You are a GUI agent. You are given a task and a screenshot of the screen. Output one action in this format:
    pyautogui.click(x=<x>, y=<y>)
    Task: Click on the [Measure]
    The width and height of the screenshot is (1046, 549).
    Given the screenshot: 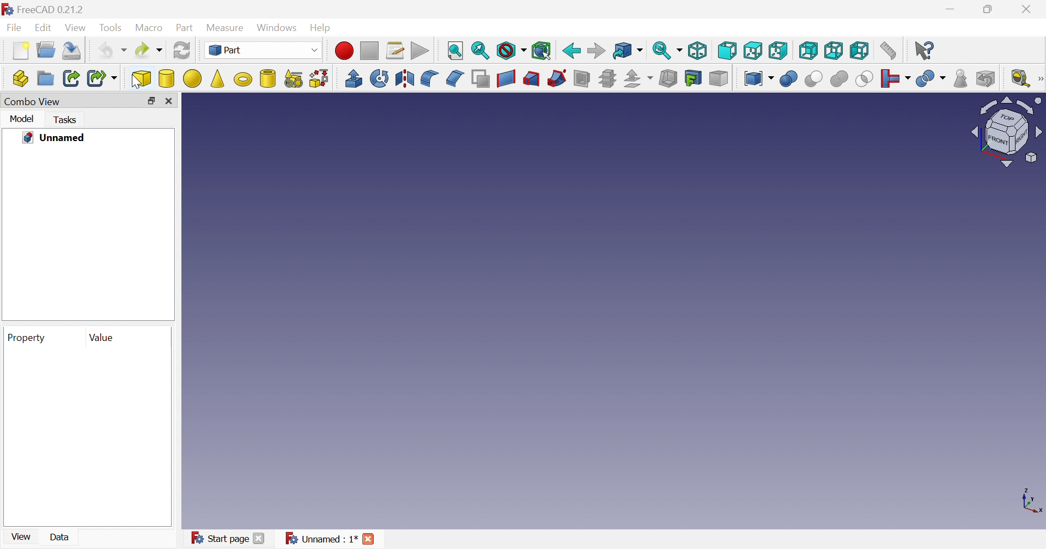 What is the action you would take?
    pyautogui.click(x=1039, y=79)
    